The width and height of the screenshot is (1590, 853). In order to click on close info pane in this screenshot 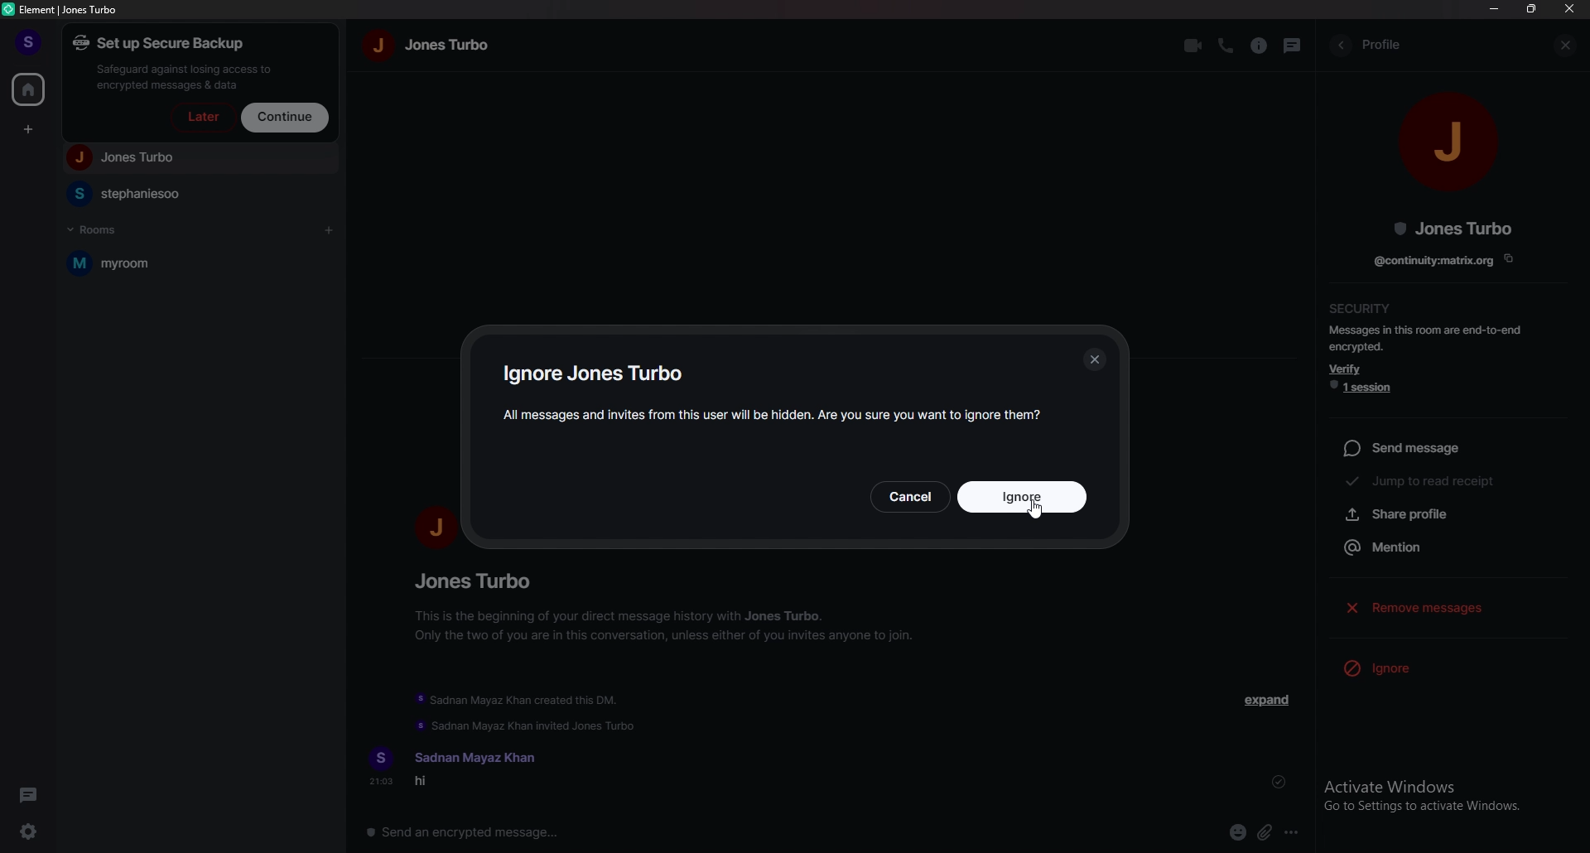, I will do `click(1568, 46)`.